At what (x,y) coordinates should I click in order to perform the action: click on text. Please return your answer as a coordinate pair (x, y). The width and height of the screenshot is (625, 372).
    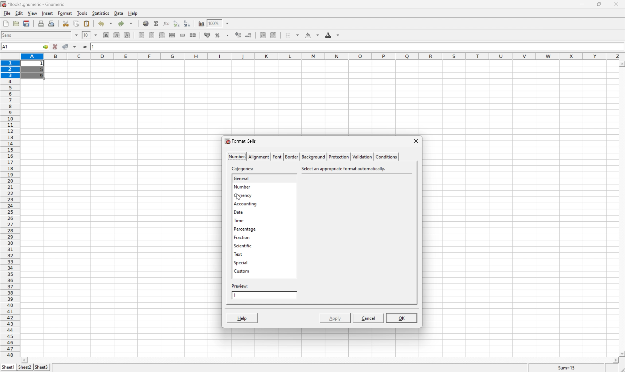
    Looking at the image, I should click on (238, 254).